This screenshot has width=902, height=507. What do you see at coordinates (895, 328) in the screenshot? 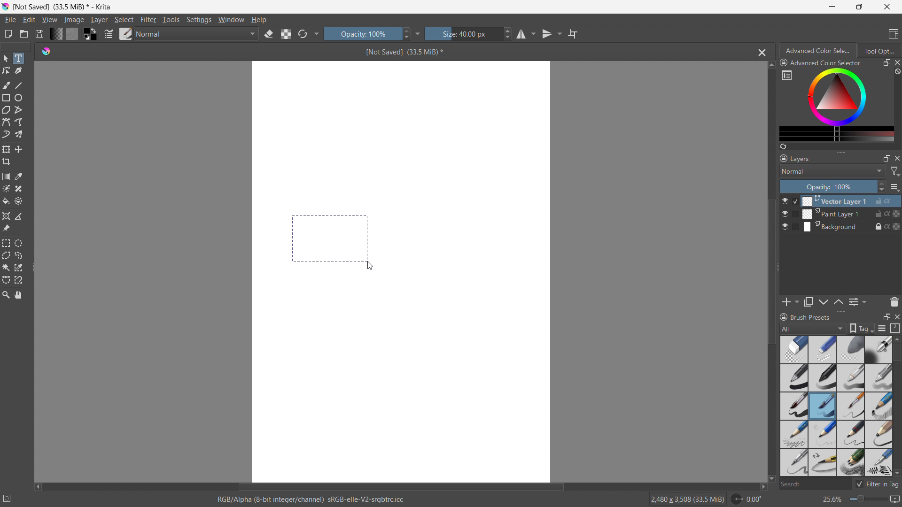
I see `storage resource` at bounding box center [895, 328].